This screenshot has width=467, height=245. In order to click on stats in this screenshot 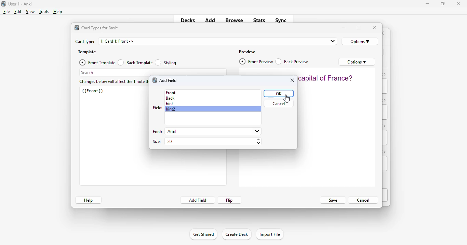, I will do `click(259, 20)`.